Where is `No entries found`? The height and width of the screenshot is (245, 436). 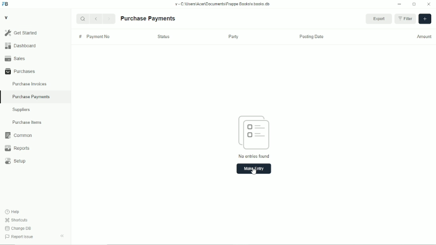 No entries found is located at coordinates (254, 156).